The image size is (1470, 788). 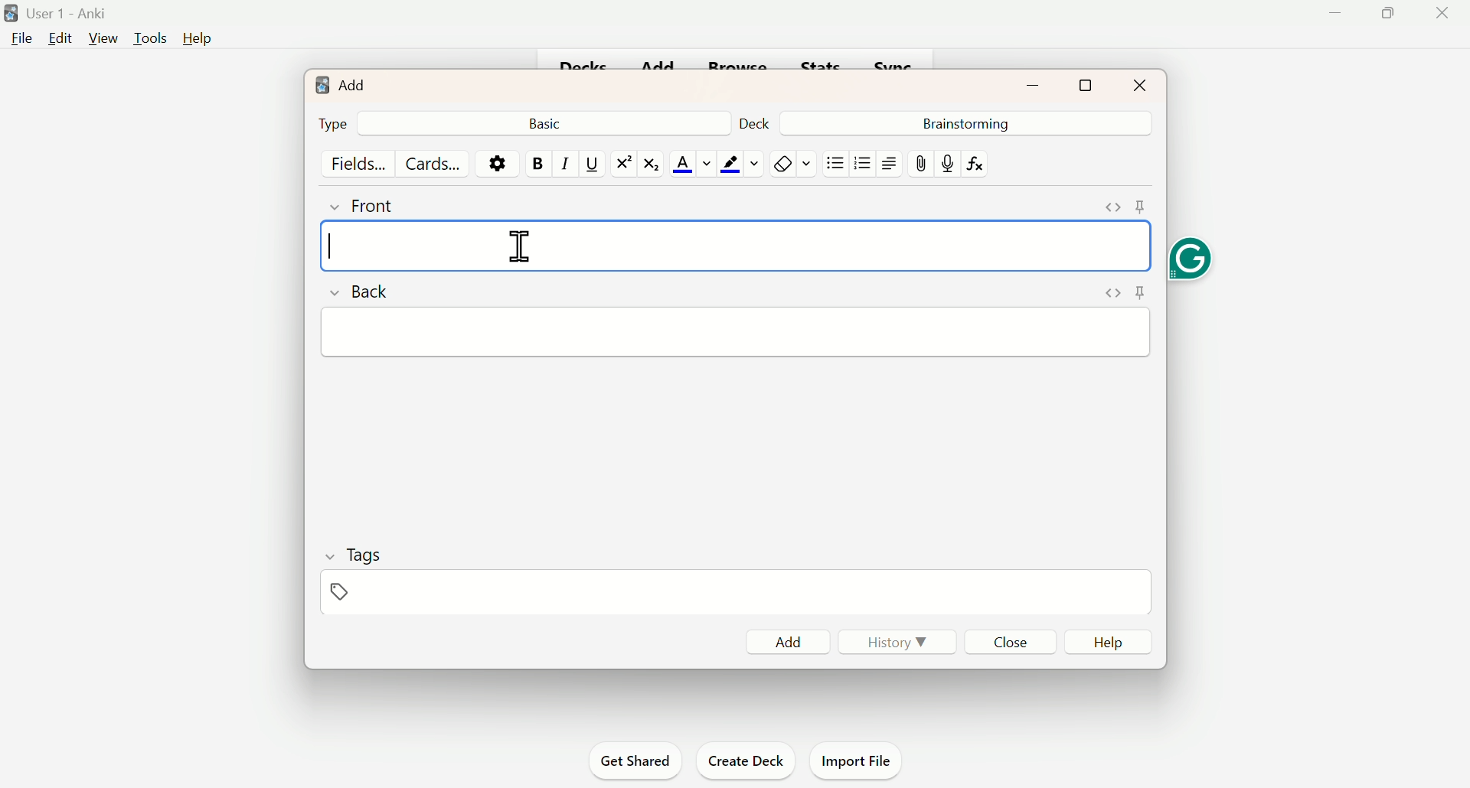 I want to click on Grammarly, so click(x=1190, y=255).